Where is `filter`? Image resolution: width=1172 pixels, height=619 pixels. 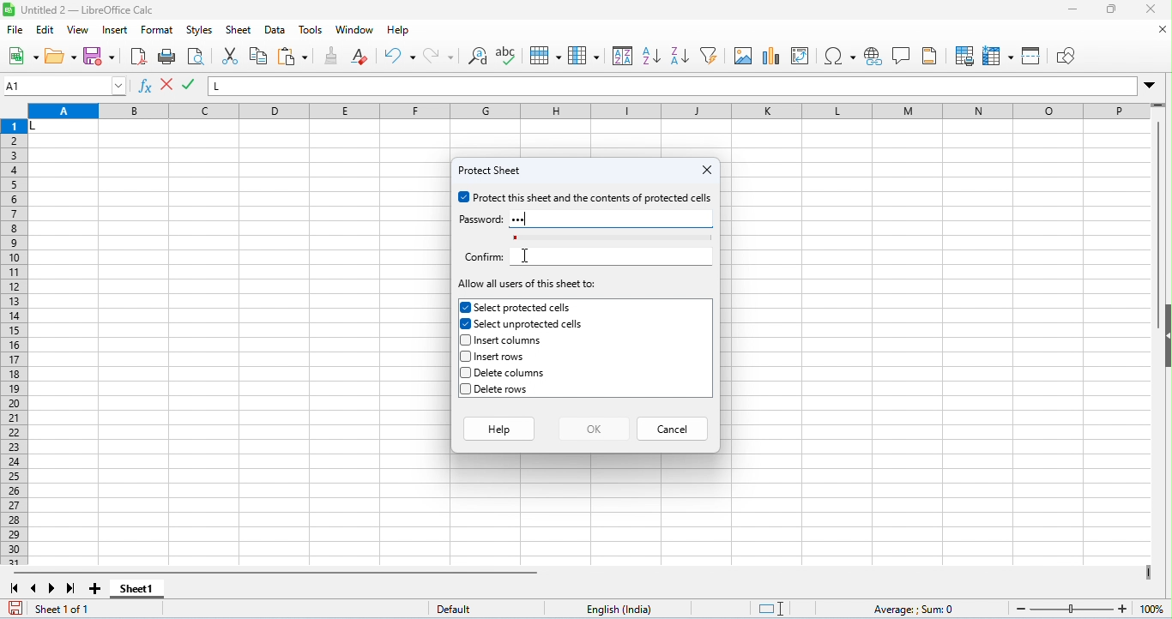
filter is located at coordinates (710, 55).